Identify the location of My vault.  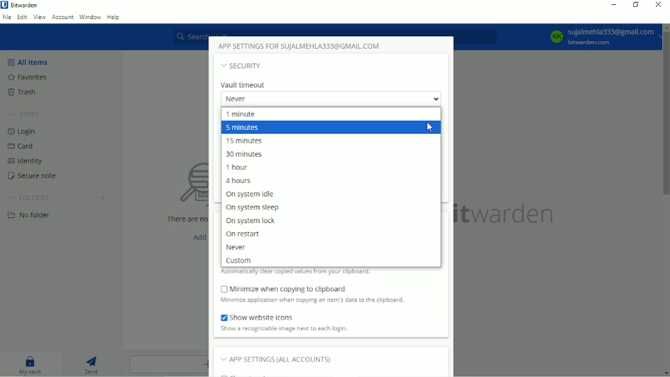
(27, 364).